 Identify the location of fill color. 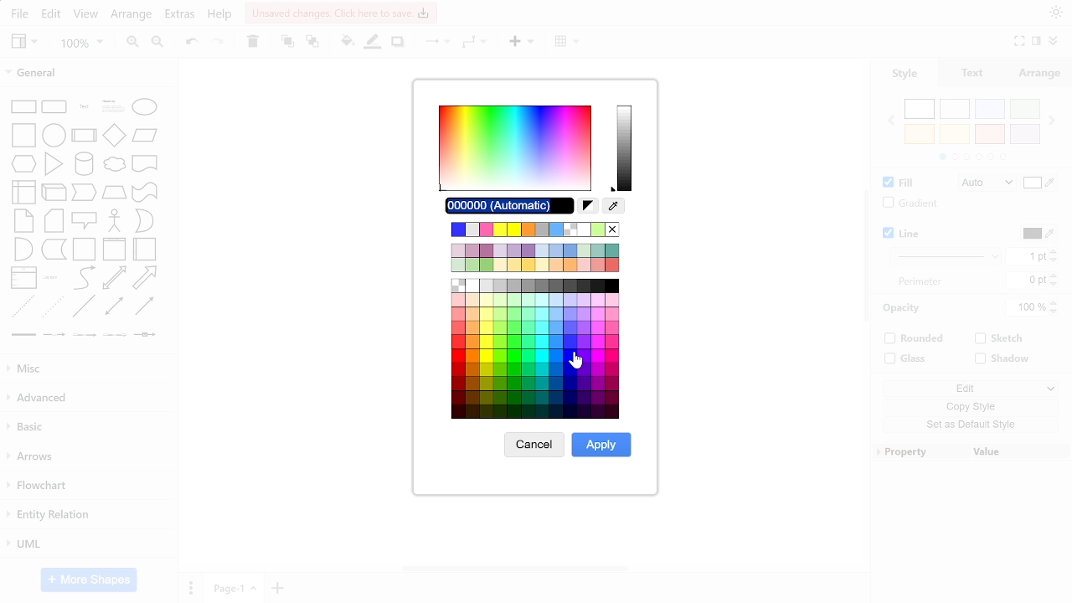
(347, 43).